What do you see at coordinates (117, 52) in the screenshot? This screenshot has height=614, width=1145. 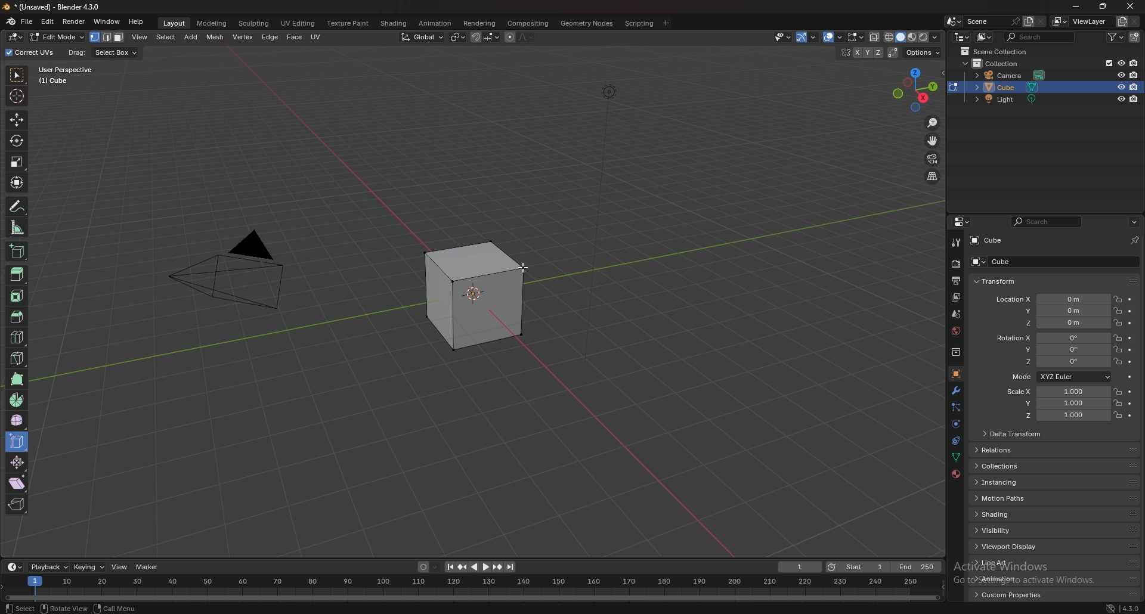 I see `select box` at bounding box center [117, 52].